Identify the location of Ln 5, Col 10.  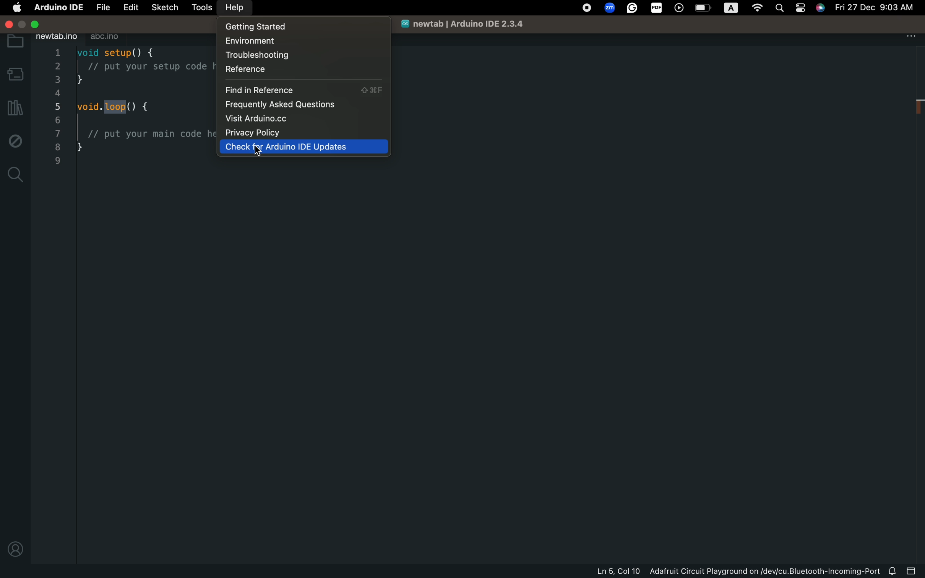
(618, 572).